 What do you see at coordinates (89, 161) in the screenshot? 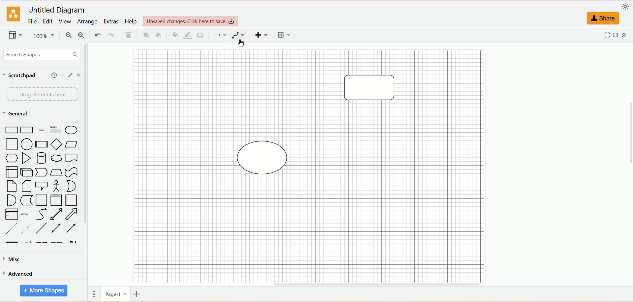
I see `vertical scroll bar` at bounding box center [89, 161].